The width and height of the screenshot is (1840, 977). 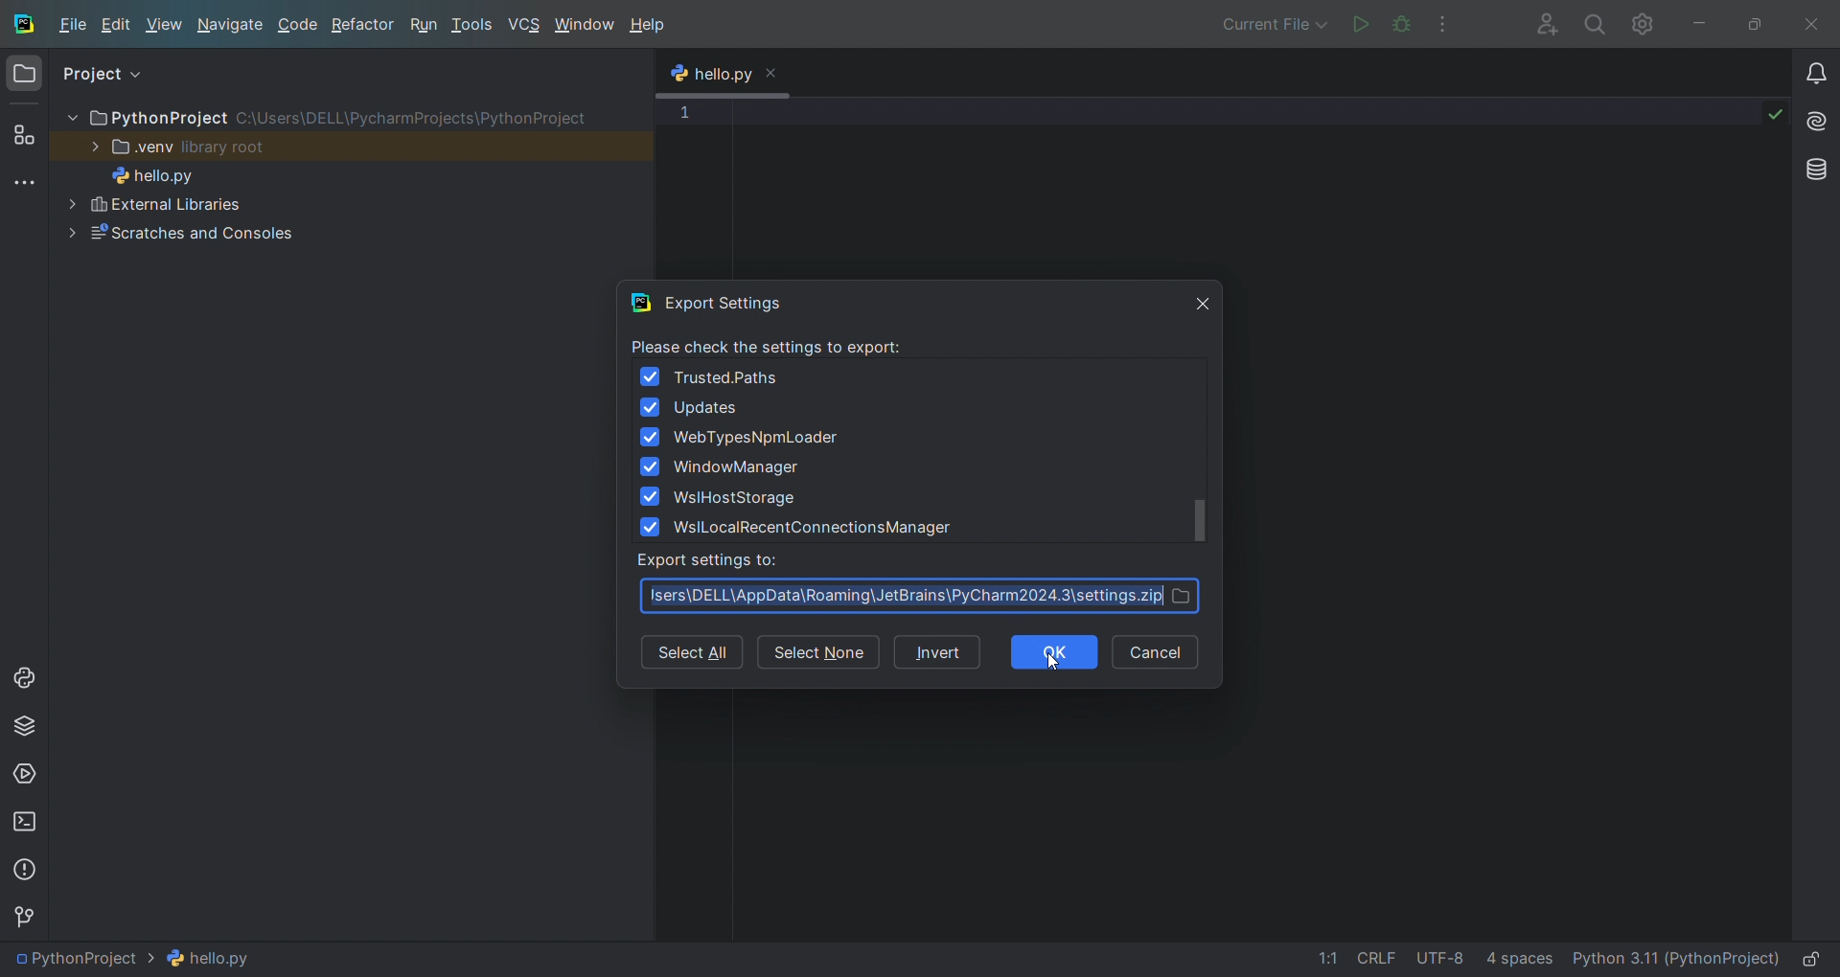 What do you see at coordinates (706, 410) in the screenshot?
I see `Updates` at bounding box center [706, 410].